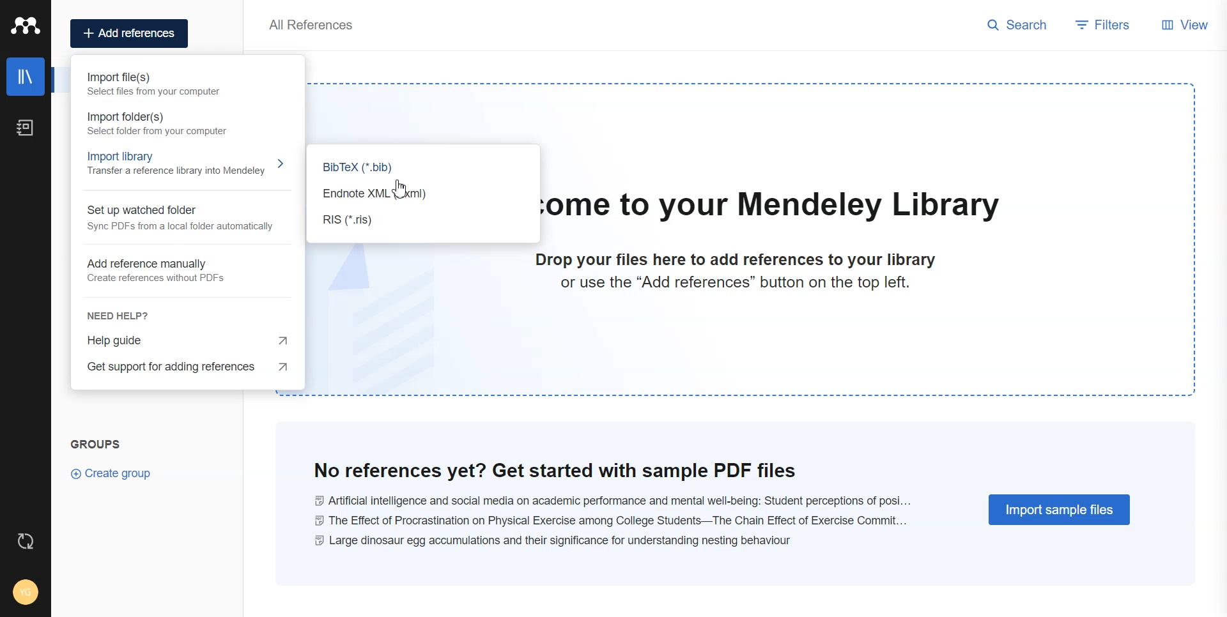 The height and width of the screenshot is (617, 1227). What do you see at coordinates (410, 169) in the screenshot?
I see `BibTex(*.bib)` at bounding box center [410, 169].